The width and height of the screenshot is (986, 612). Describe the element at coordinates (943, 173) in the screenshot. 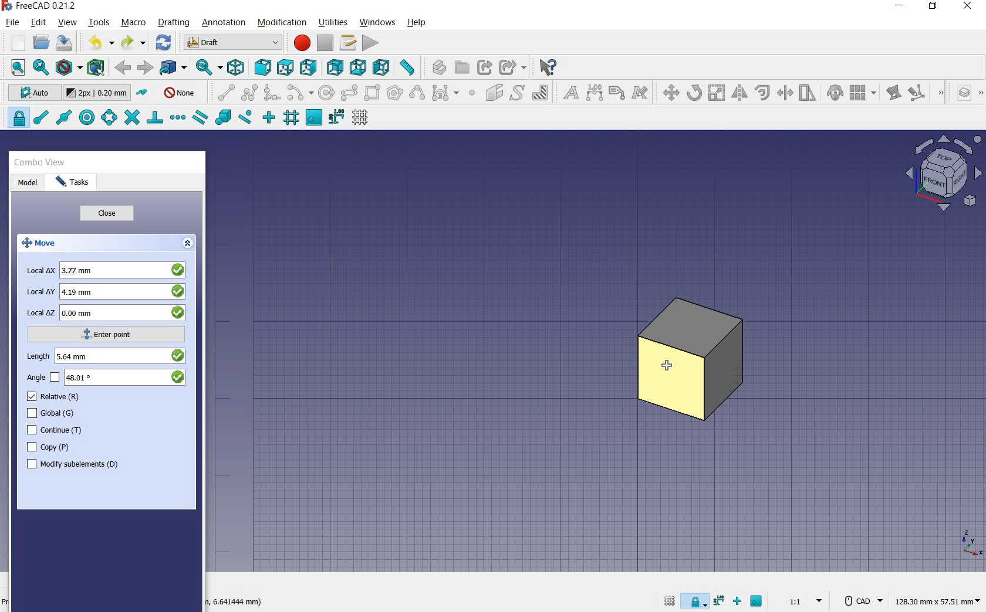

I see `view plane options` at that location.